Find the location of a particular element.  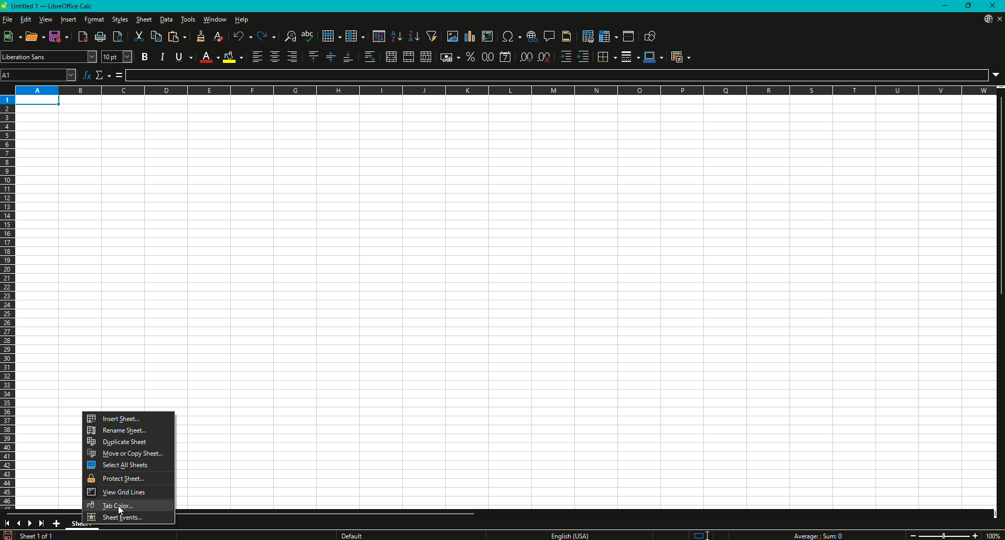

Split Window is located at coordinates (629, 36).